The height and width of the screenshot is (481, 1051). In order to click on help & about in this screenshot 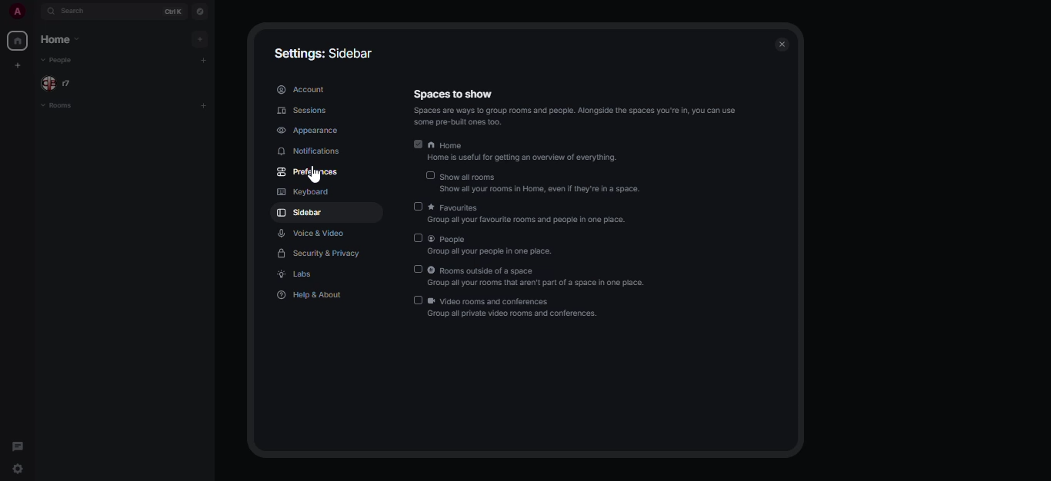, I will do `click(309, 297)`.